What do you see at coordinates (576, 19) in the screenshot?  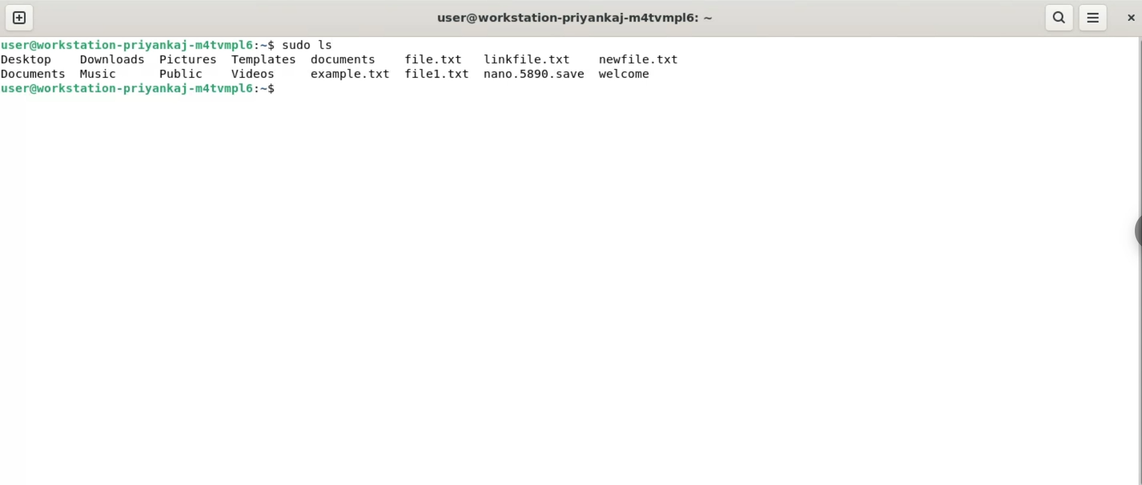 I see `title` at bounding box center [576, 19].